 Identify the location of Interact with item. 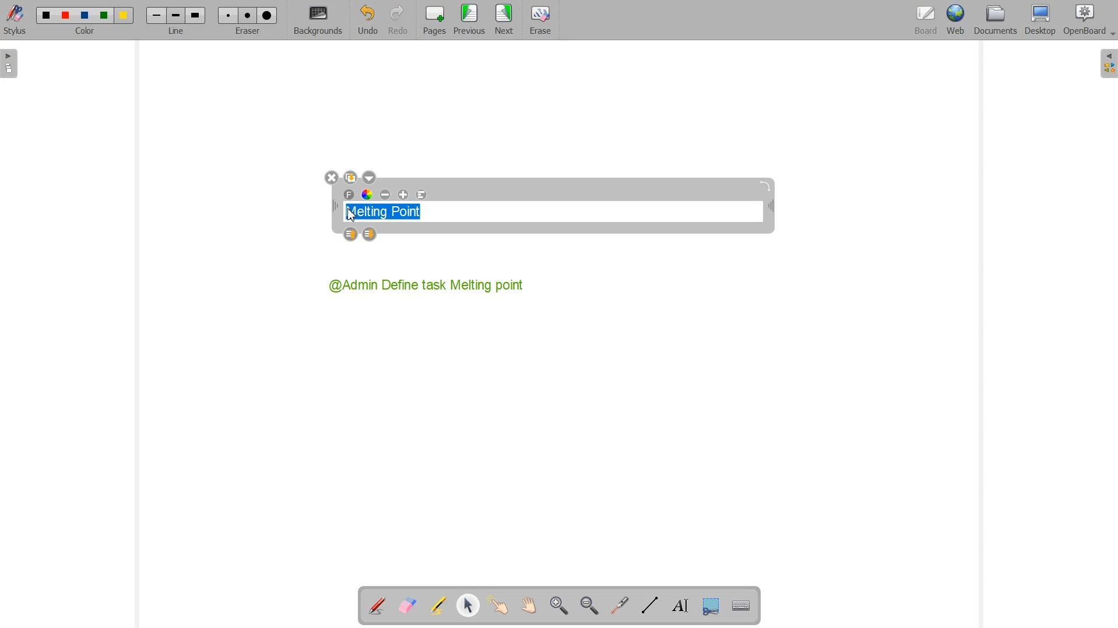
(498, 606).